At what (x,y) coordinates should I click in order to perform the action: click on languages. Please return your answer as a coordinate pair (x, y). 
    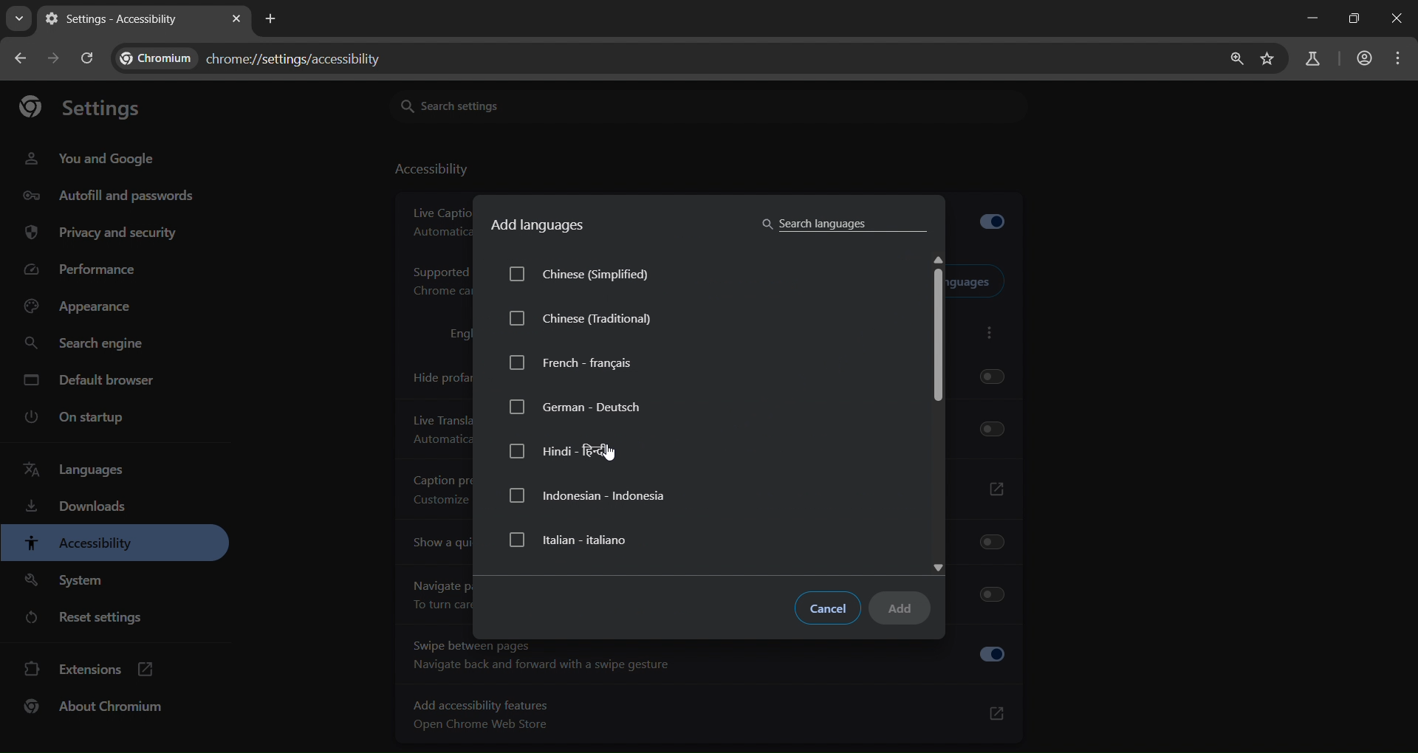
    Looking at the image, I should click on (72, 470).